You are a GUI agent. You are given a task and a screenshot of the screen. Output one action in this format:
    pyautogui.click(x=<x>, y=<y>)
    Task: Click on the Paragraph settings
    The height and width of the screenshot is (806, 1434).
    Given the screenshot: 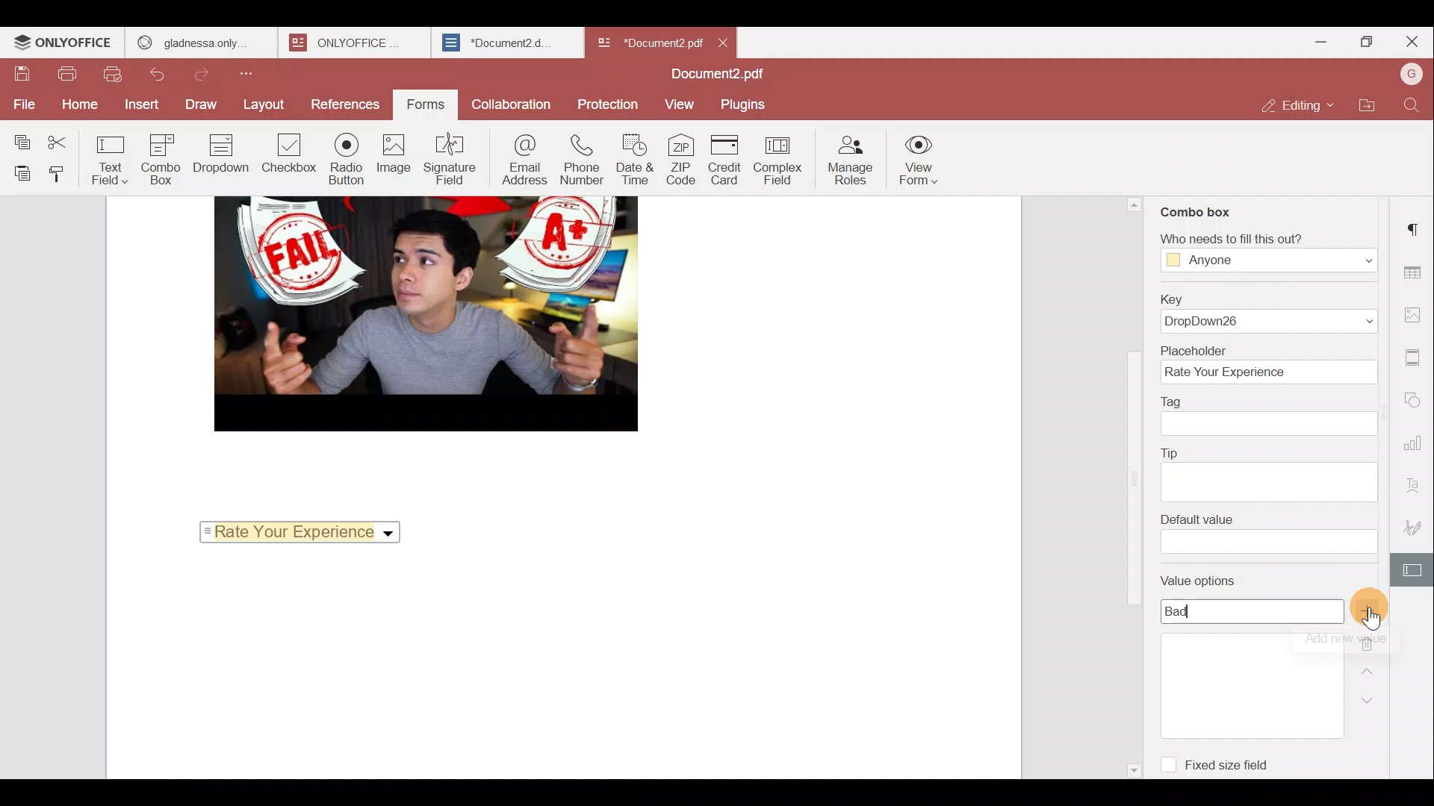 What is the action you would take?
    pyautogui.click(x=1415, y=225)
    